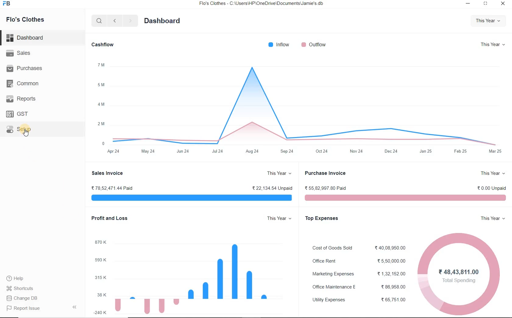 Image resolution: width=512 pixels, height=318 pixels. I want to click on graph, so click(307, 104).